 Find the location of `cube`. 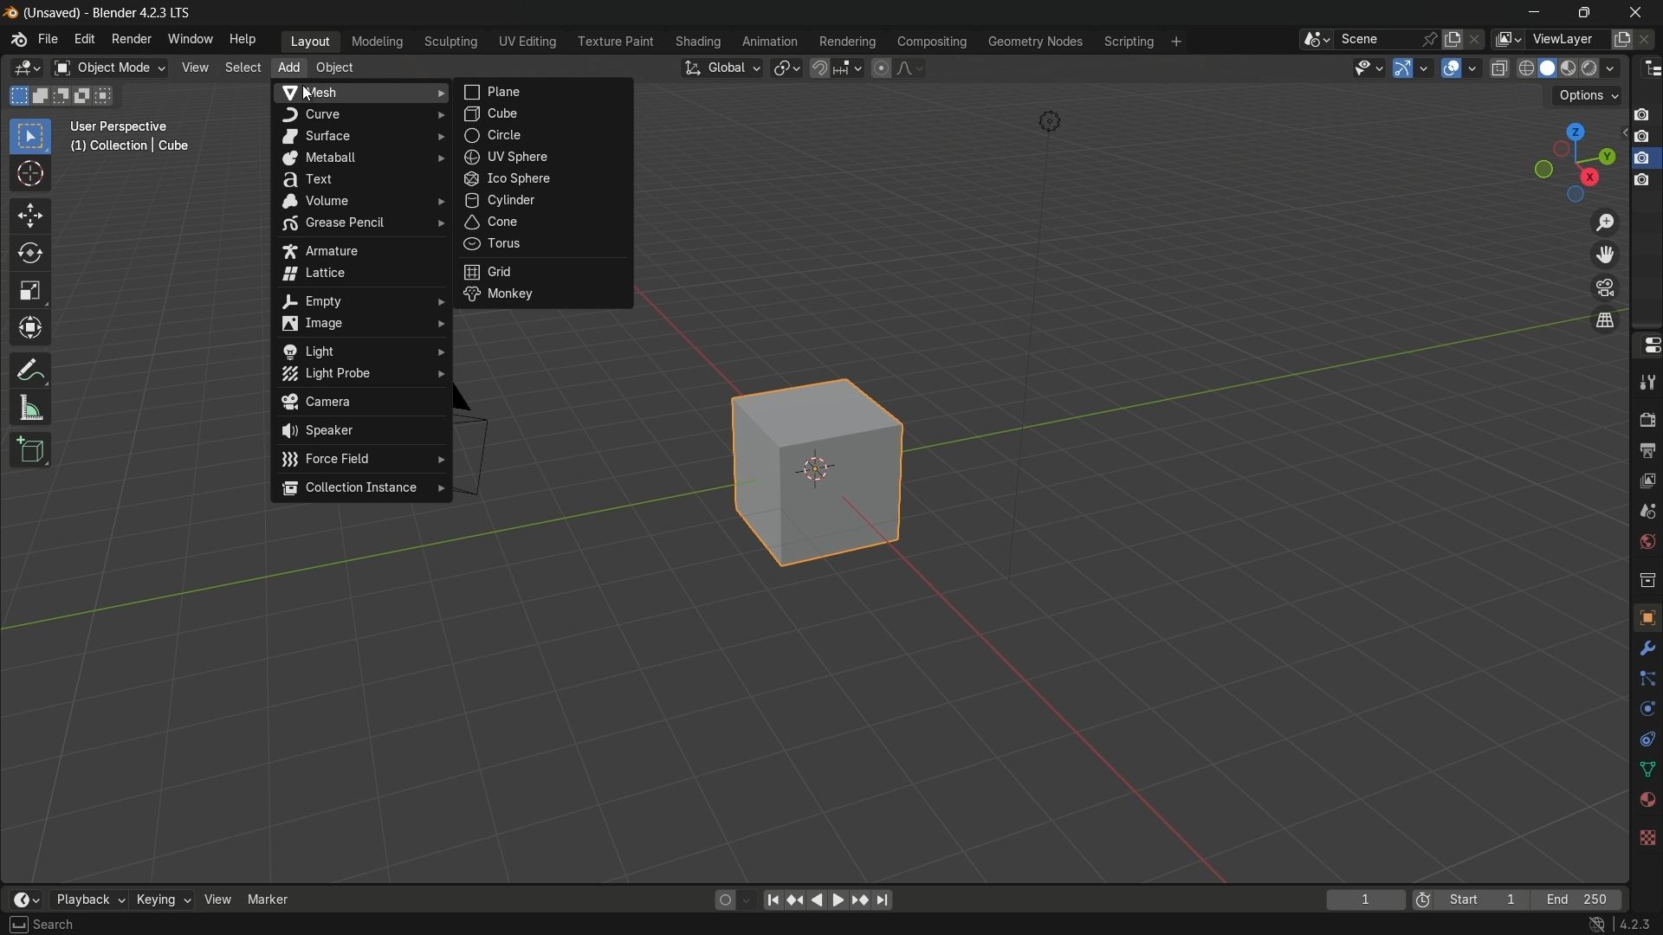

cube is located at coordinates (823, 467).